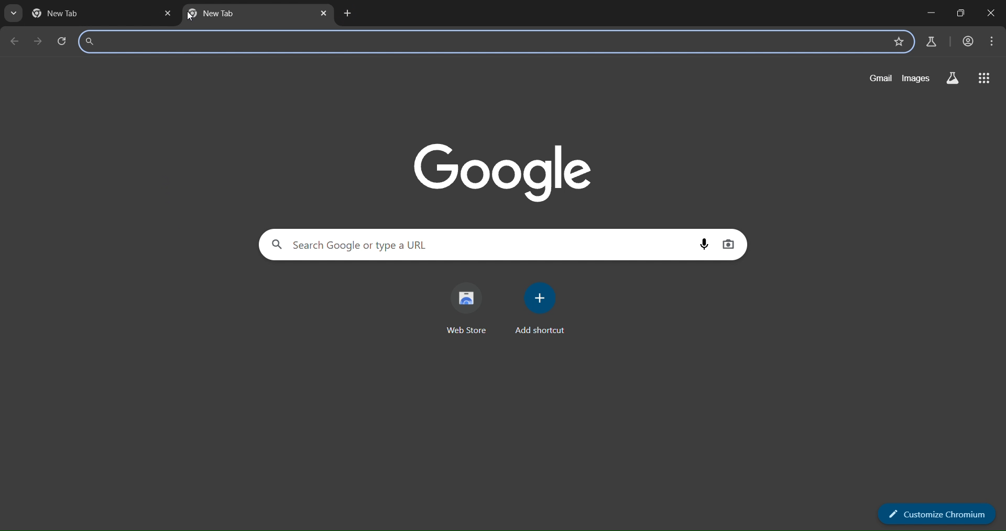 Image resolution: width=1006 pixels, height=531 pixels. What do you see at coordinates (348, 15) in the screenshot?
I see `add new tab` at bounding box center [348, 15].